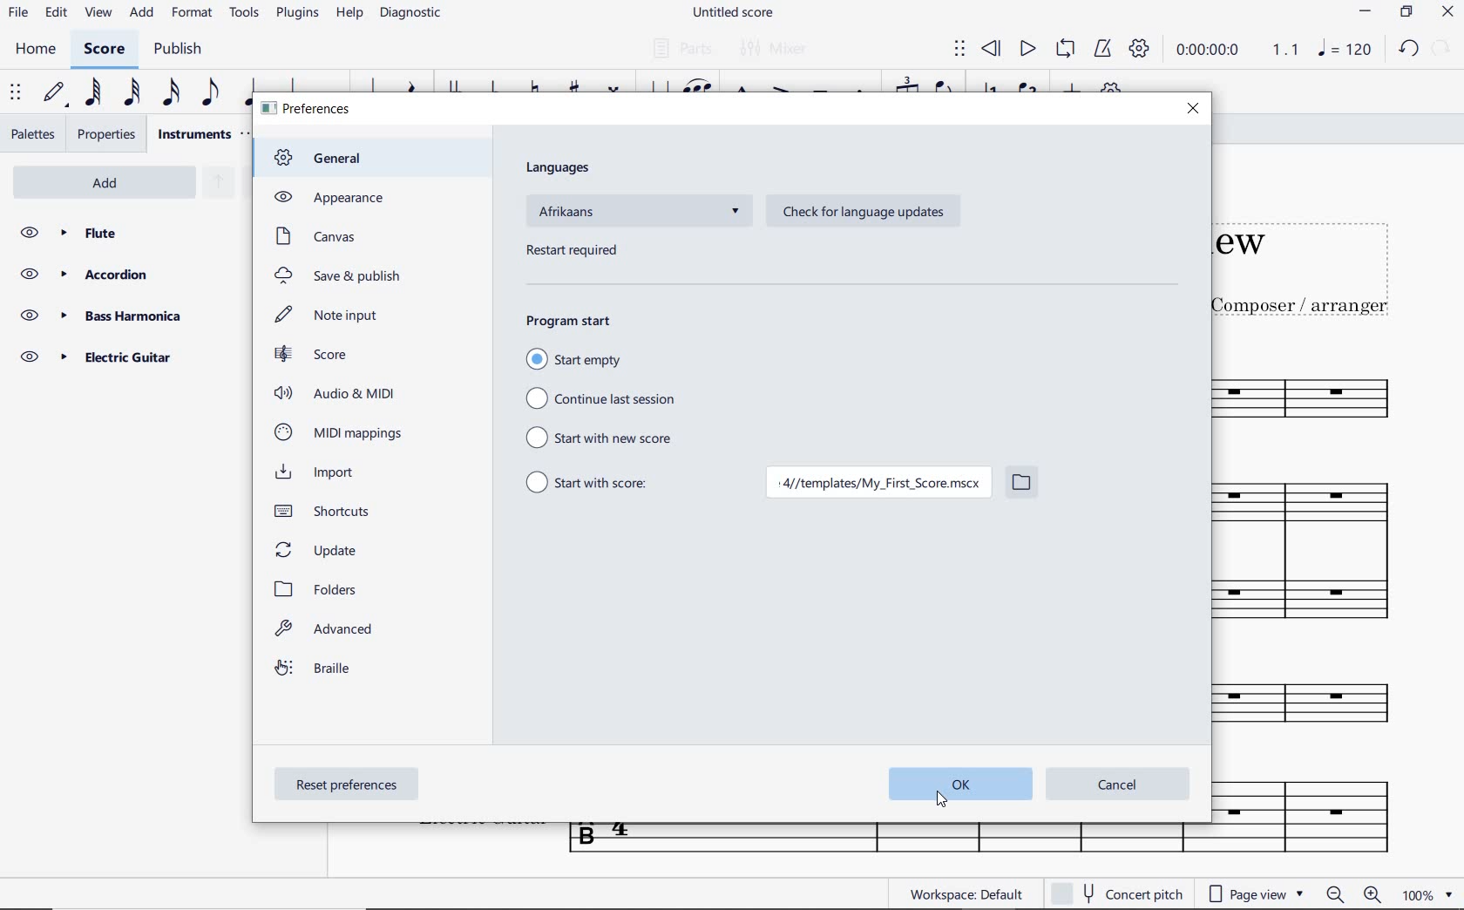  What do you see at coordinates (107, 50) in the screenshot?
I see `score` at bounding box center [107, 50].